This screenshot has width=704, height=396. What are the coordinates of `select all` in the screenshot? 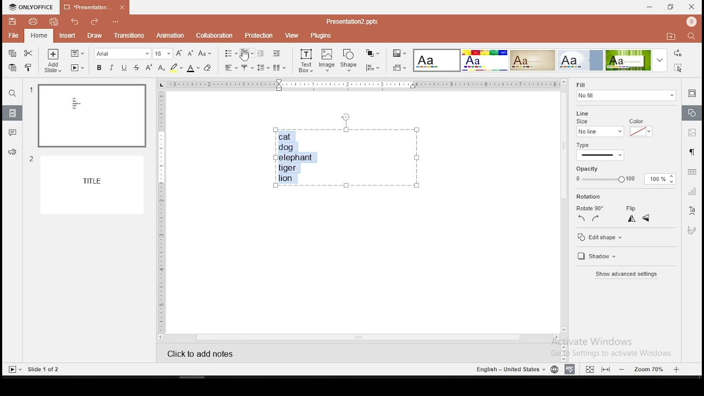 It's located at (679, 69).